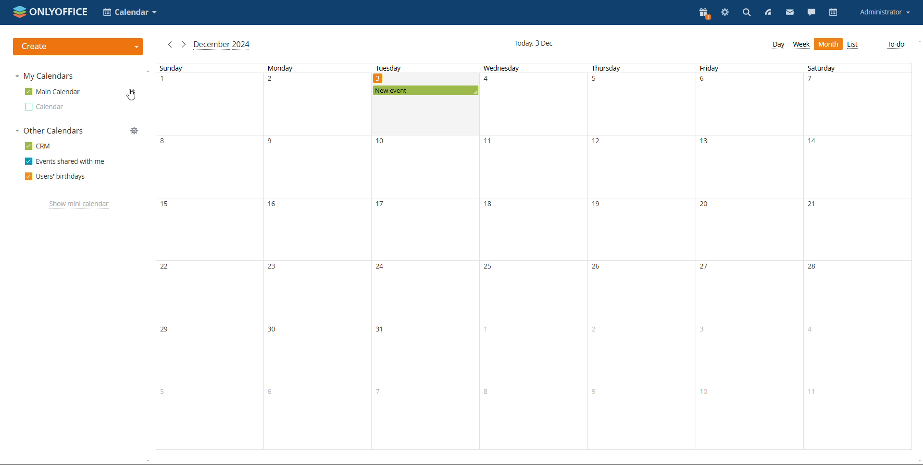  Describe the element at coordinates (885, 12) in the screenshot. I see `account` at that location.